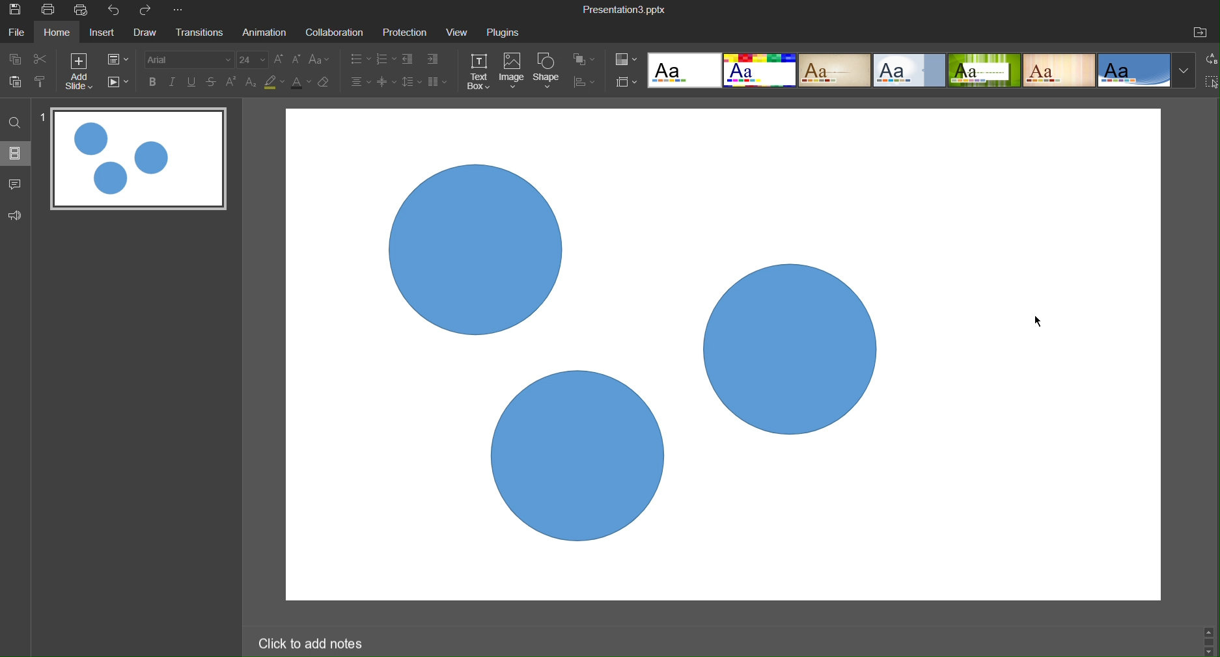 The image size is (1220, 657). I want to click on Presentation Title, so click(624, 10).